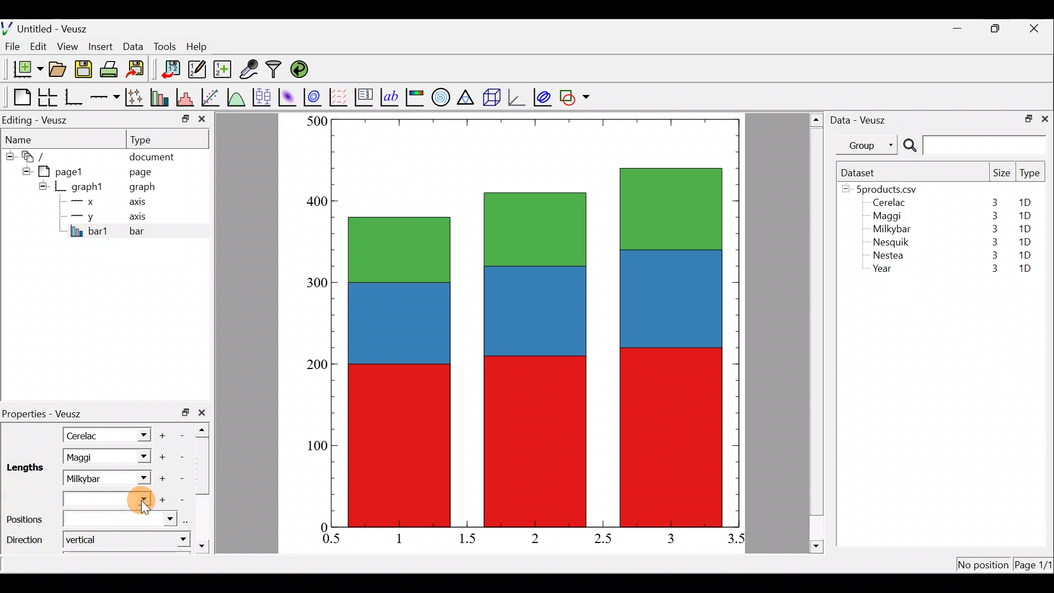  What do you see at coordinates (143, 217) in the screenshot?
I see `axis` at bounding box center [143, 217].